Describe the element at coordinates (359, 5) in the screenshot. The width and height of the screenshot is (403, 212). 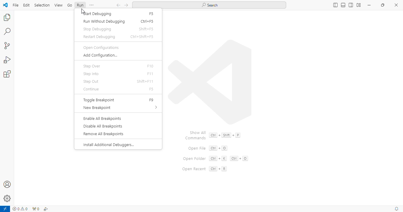
I see `customize layout` at that location.